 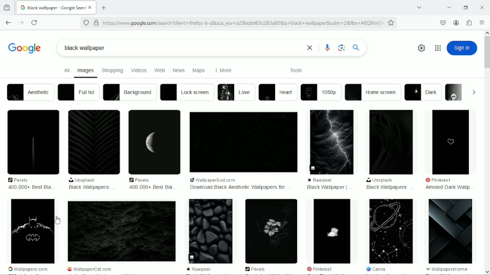 I want to click on pexels, so click(x=22, y=180).